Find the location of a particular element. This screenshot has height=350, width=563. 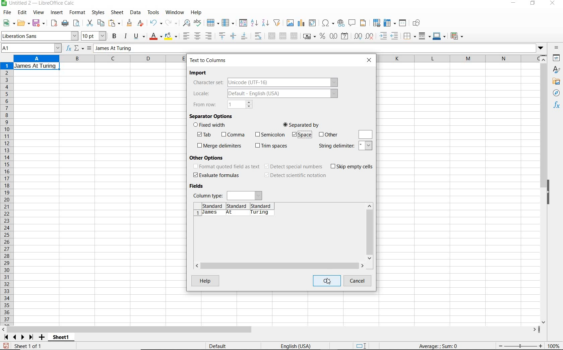

file is located at coordinates (6, 13).